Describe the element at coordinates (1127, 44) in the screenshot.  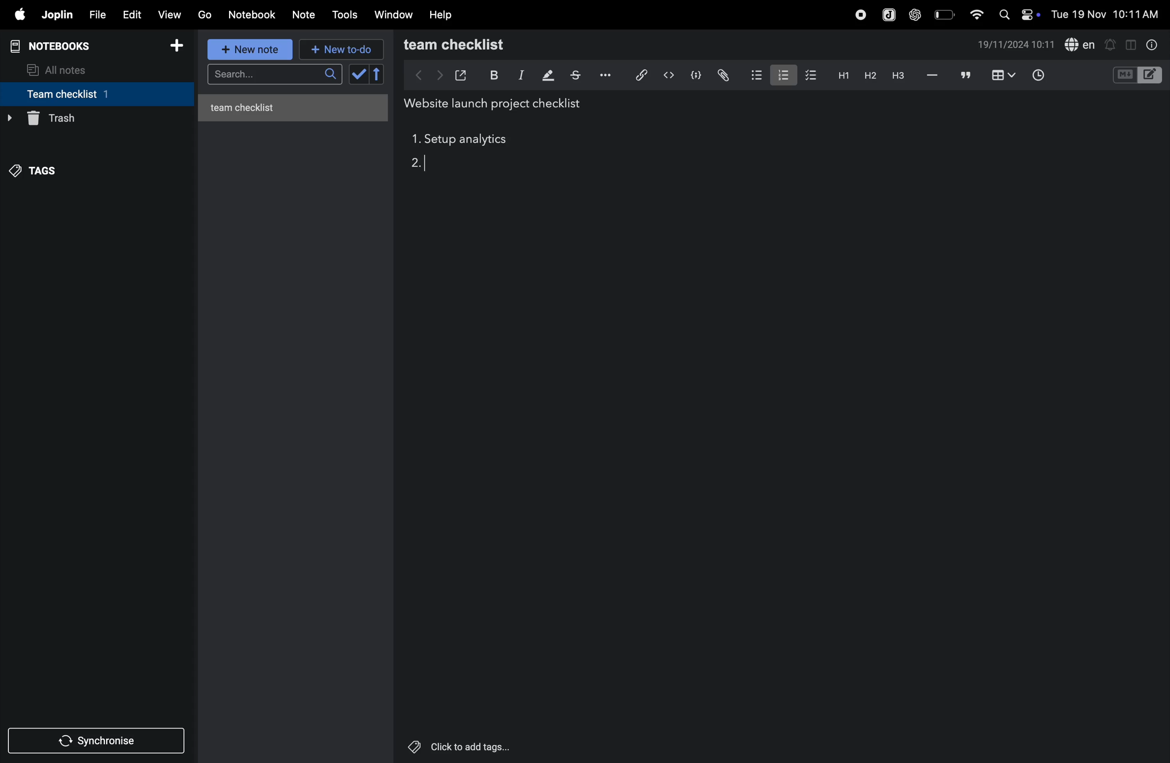
I see `toggle editor` at that location.